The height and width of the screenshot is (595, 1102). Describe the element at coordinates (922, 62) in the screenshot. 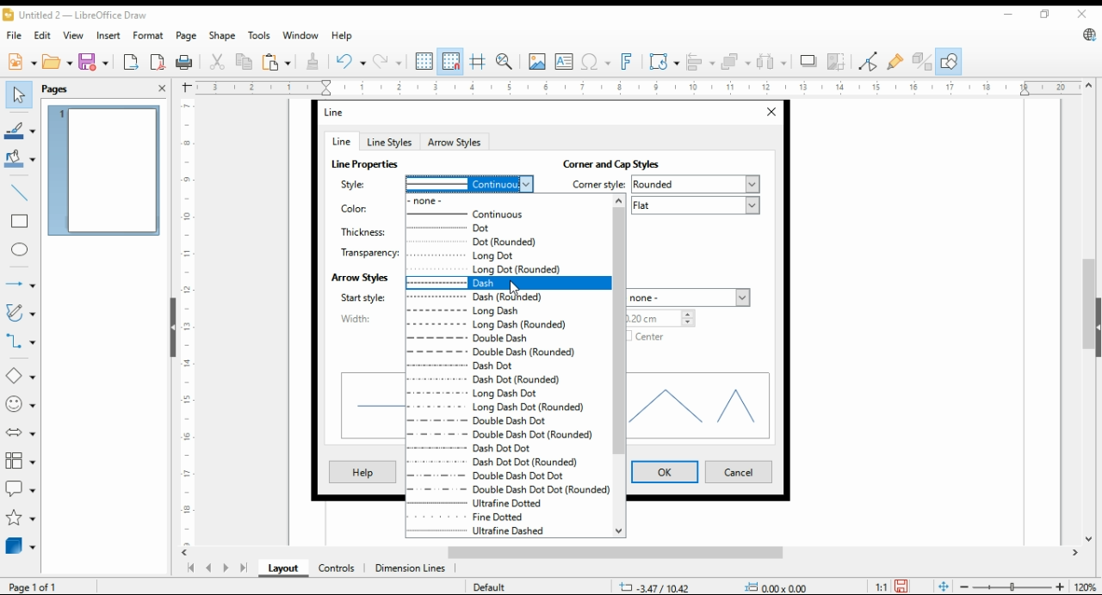

I see `toggle extrusions` at that location.